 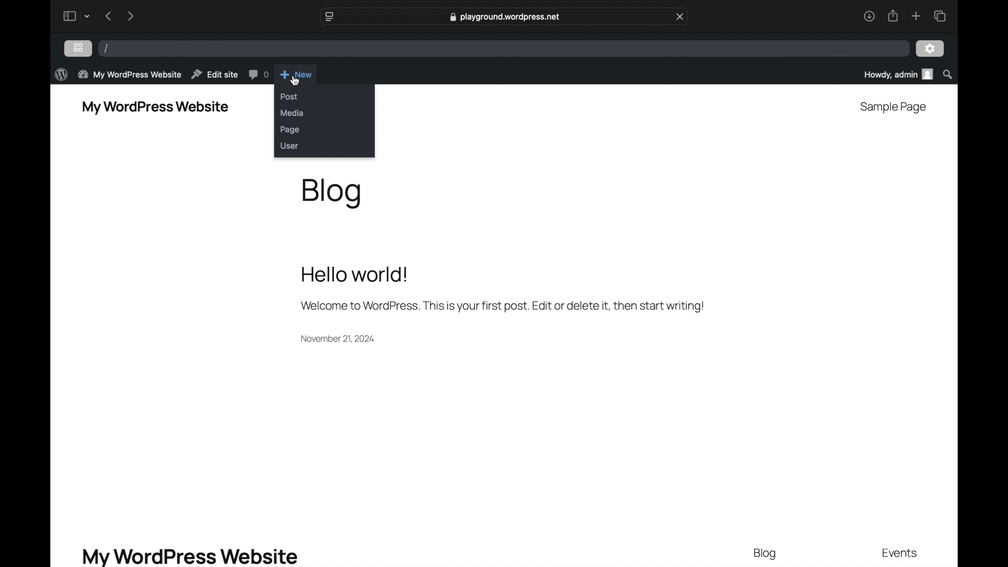 What do you see at coordinates (108, 16) in the screenshot?
I see `previous page` at bounding box center [108, 16].